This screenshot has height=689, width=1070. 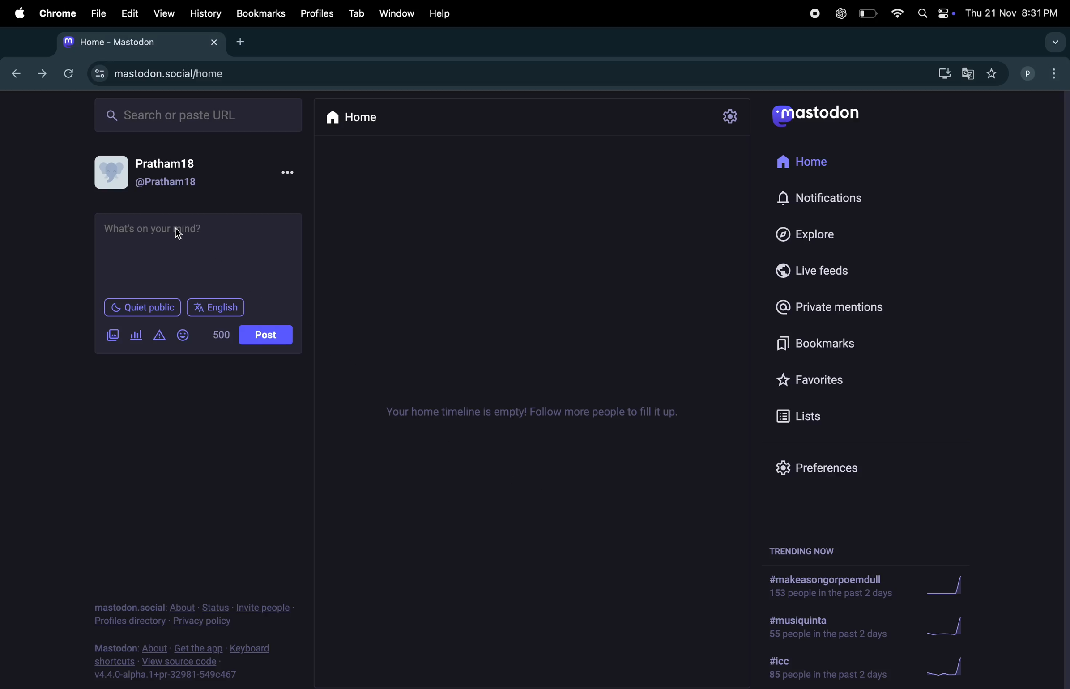 I want to click on user, so click(x=171, y=163).